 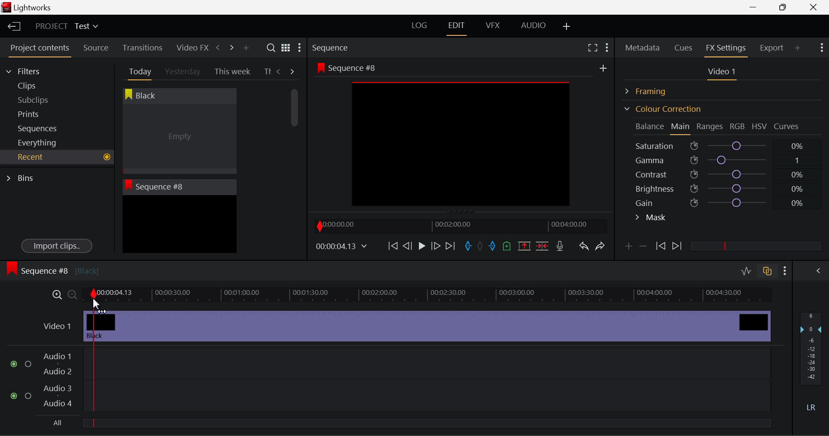 I want to click on Back to Homepage, so click(x=11, y=27).